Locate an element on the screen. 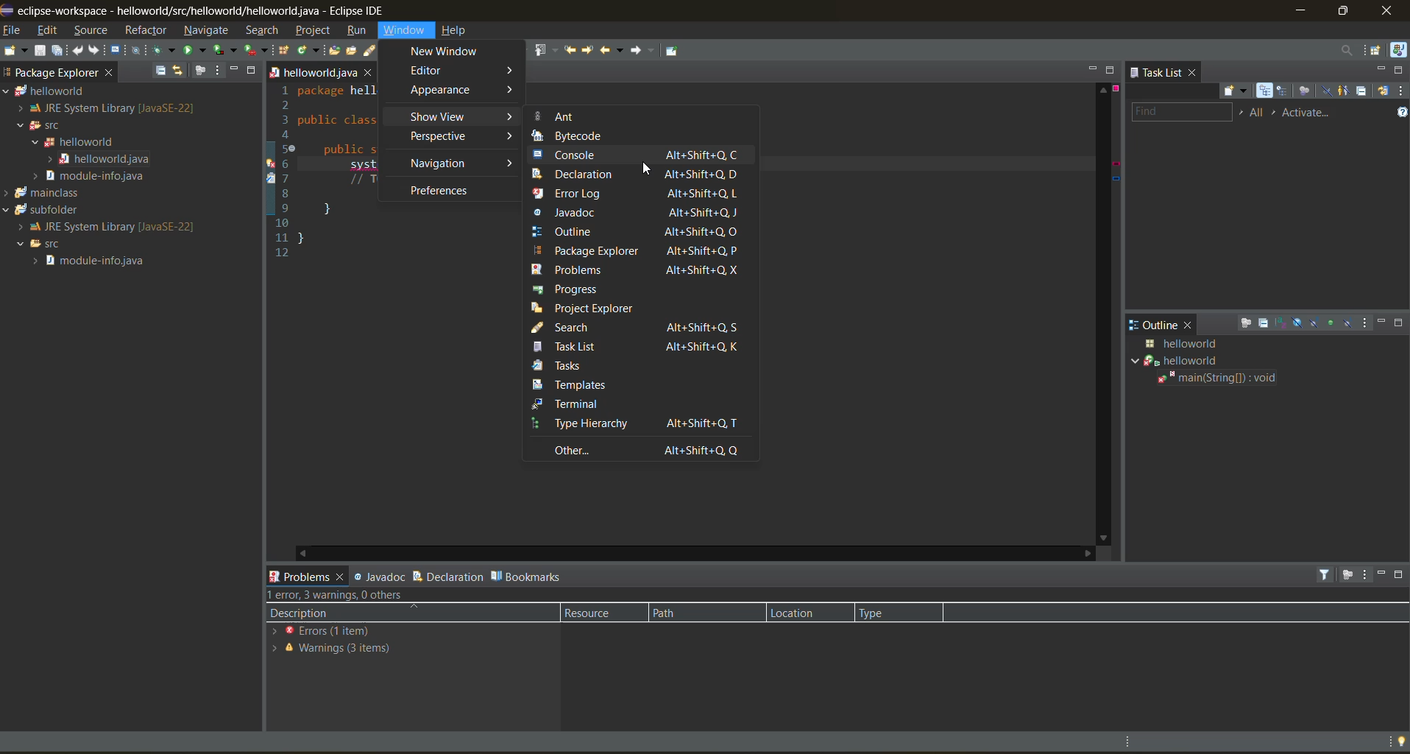 Image resolution: width=1410 pixels, height=754 pixels. focus on workweek is located at coordinates (1304, 91).